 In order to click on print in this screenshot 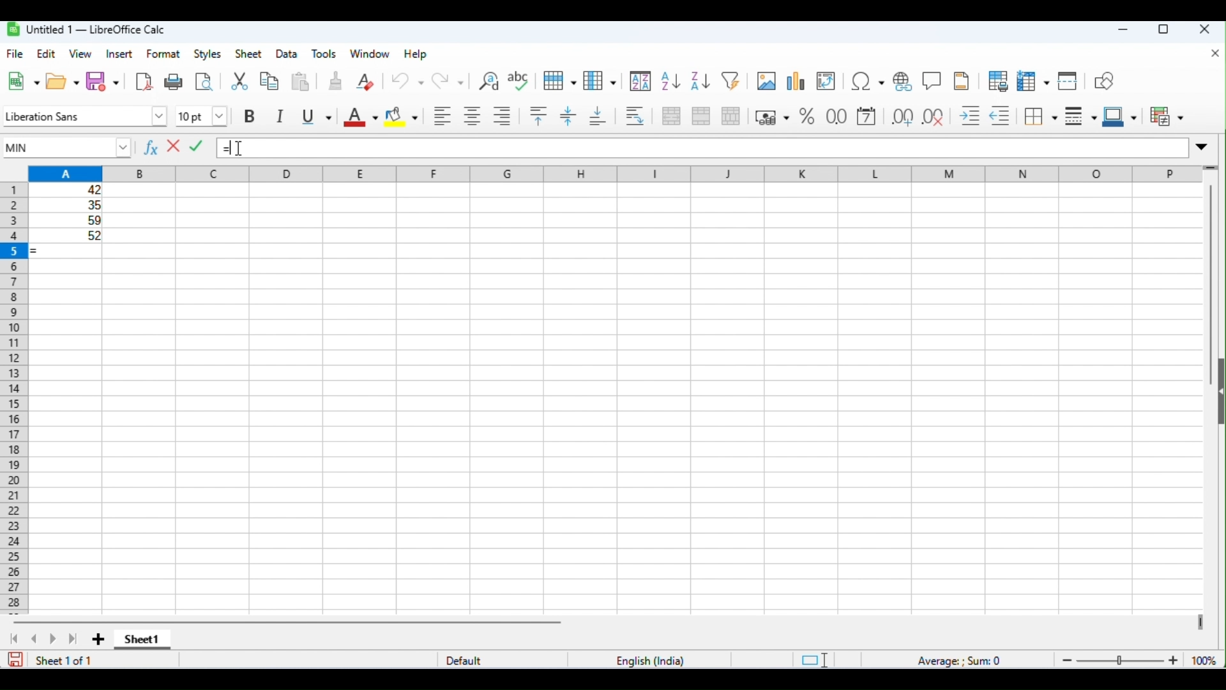, I will do `click(172, 82)`.